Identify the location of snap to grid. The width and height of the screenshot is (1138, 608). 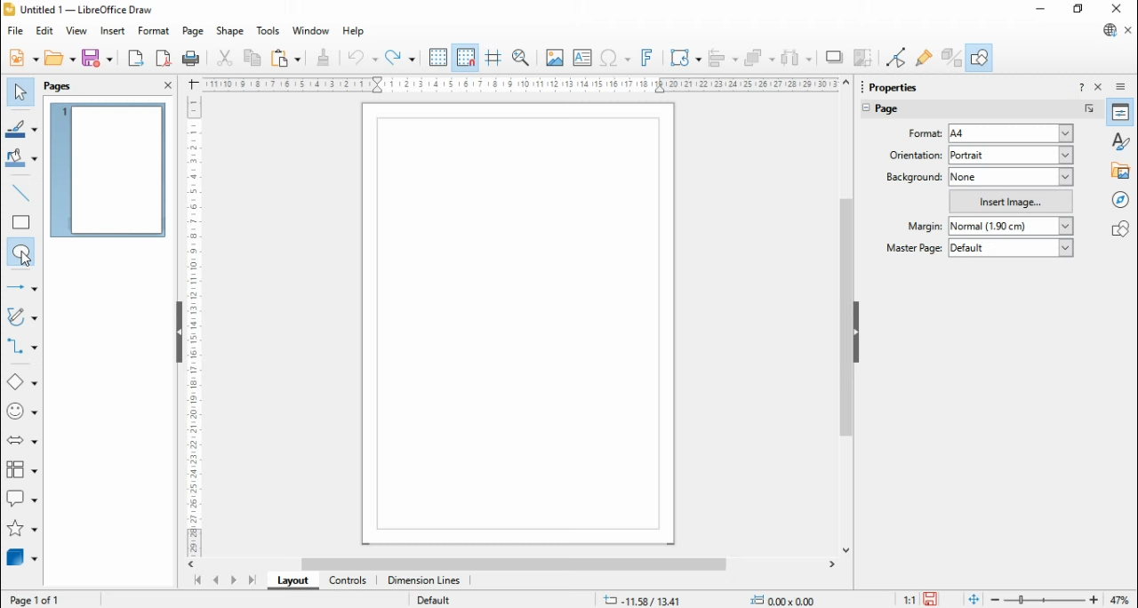
(467, 57).